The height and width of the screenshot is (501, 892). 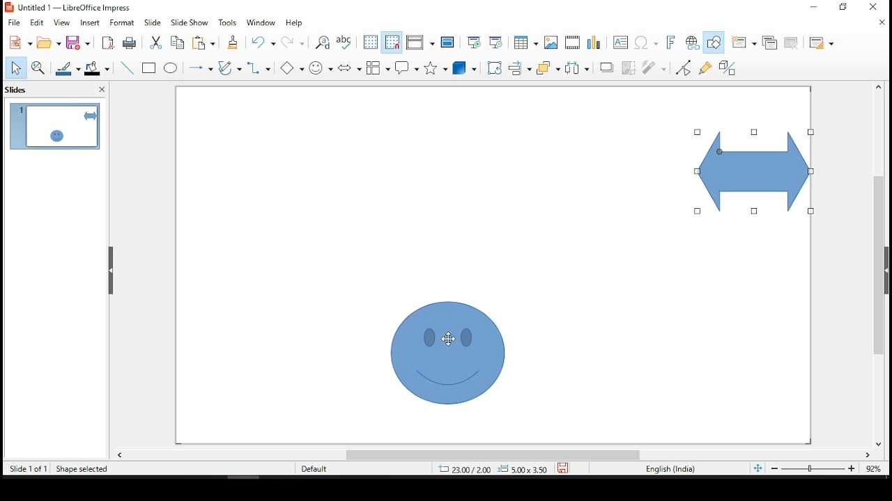 What do you see at coordinates (822, 43) in the screenshot?
I see `slide layout` at bounding box center [822, 43].